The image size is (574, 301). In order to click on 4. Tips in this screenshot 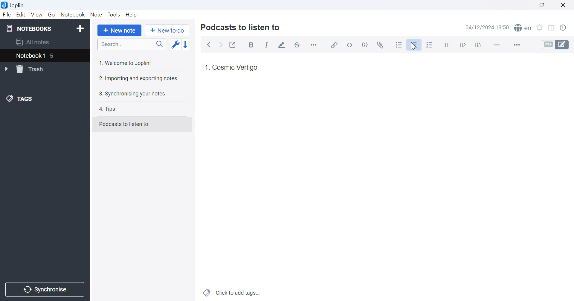, I will do `click(110, 110)`.